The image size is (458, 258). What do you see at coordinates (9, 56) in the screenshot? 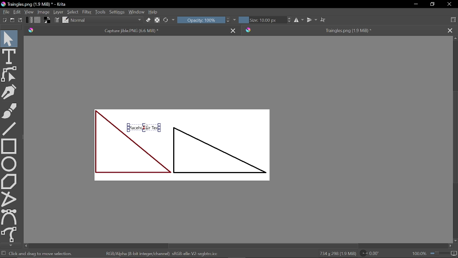
I see `Text tool` at bounding box center [9, 56].